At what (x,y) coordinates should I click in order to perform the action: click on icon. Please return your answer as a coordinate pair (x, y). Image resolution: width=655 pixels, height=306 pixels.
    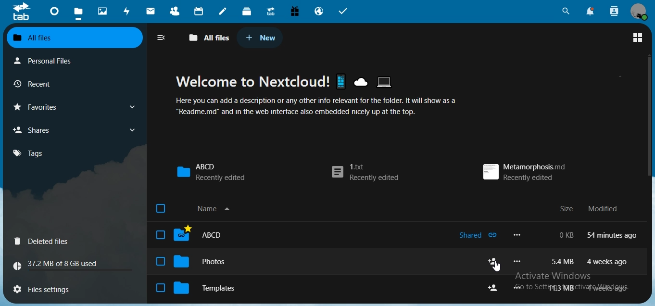
    Looking at the image, I should click on (21, 11).